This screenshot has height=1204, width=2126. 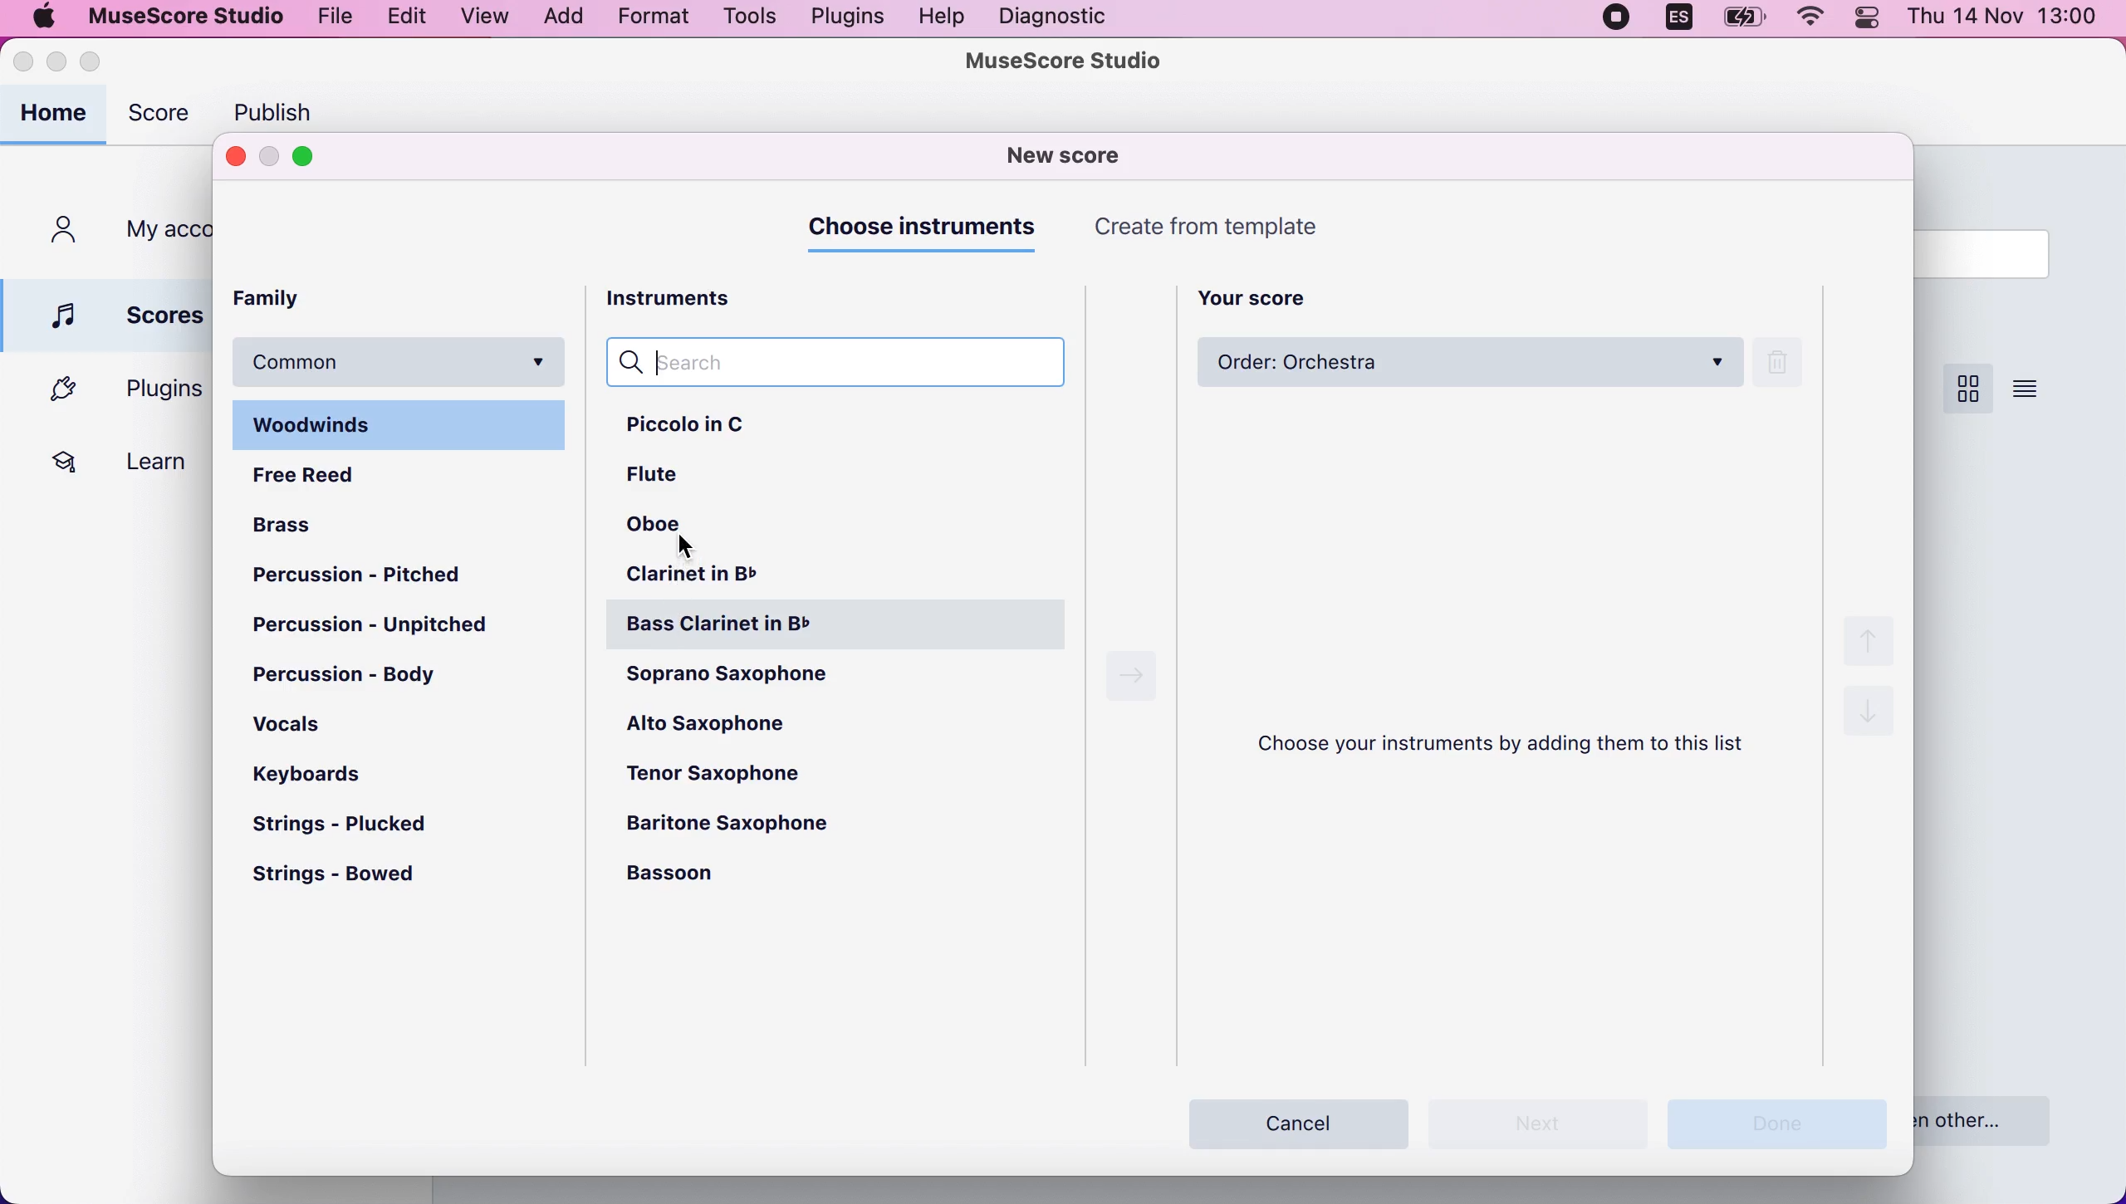 I want to click on musescore studio, so click(x=179, y=17).